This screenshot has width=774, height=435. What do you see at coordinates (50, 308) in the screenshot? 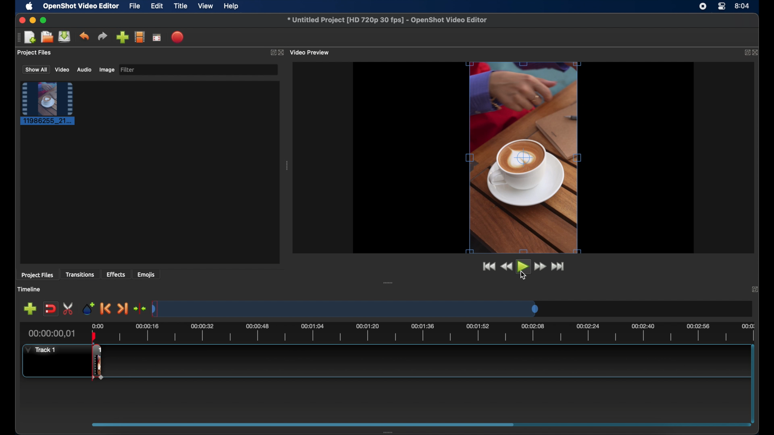
I see `disable  snapping` at bounding box center [50, 308].